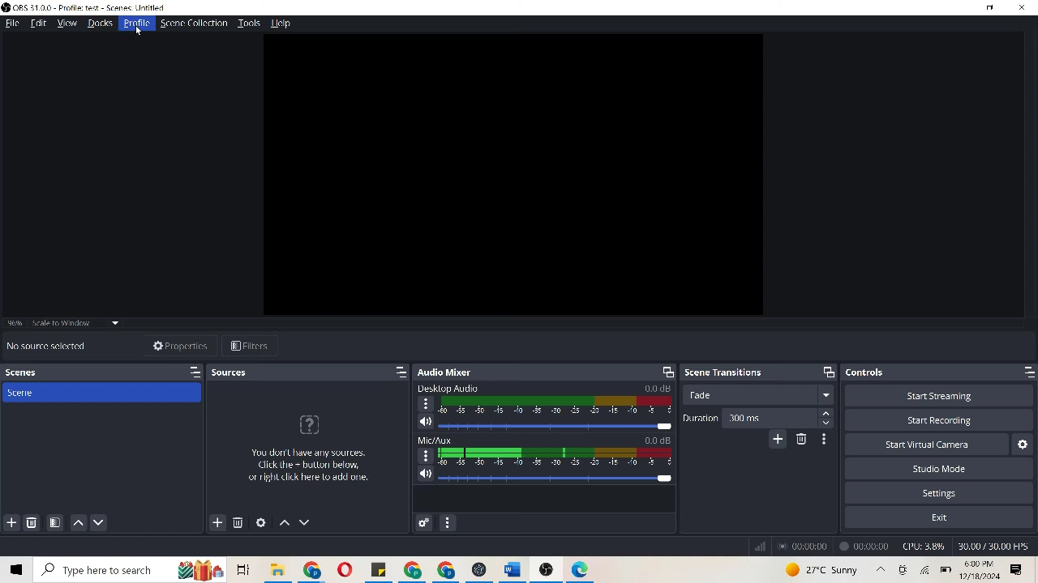 The height and width of the screenshot is (583, 1038). Describe the element at coordinates (581, 568) in the screenshot. I see `icon` at that location.